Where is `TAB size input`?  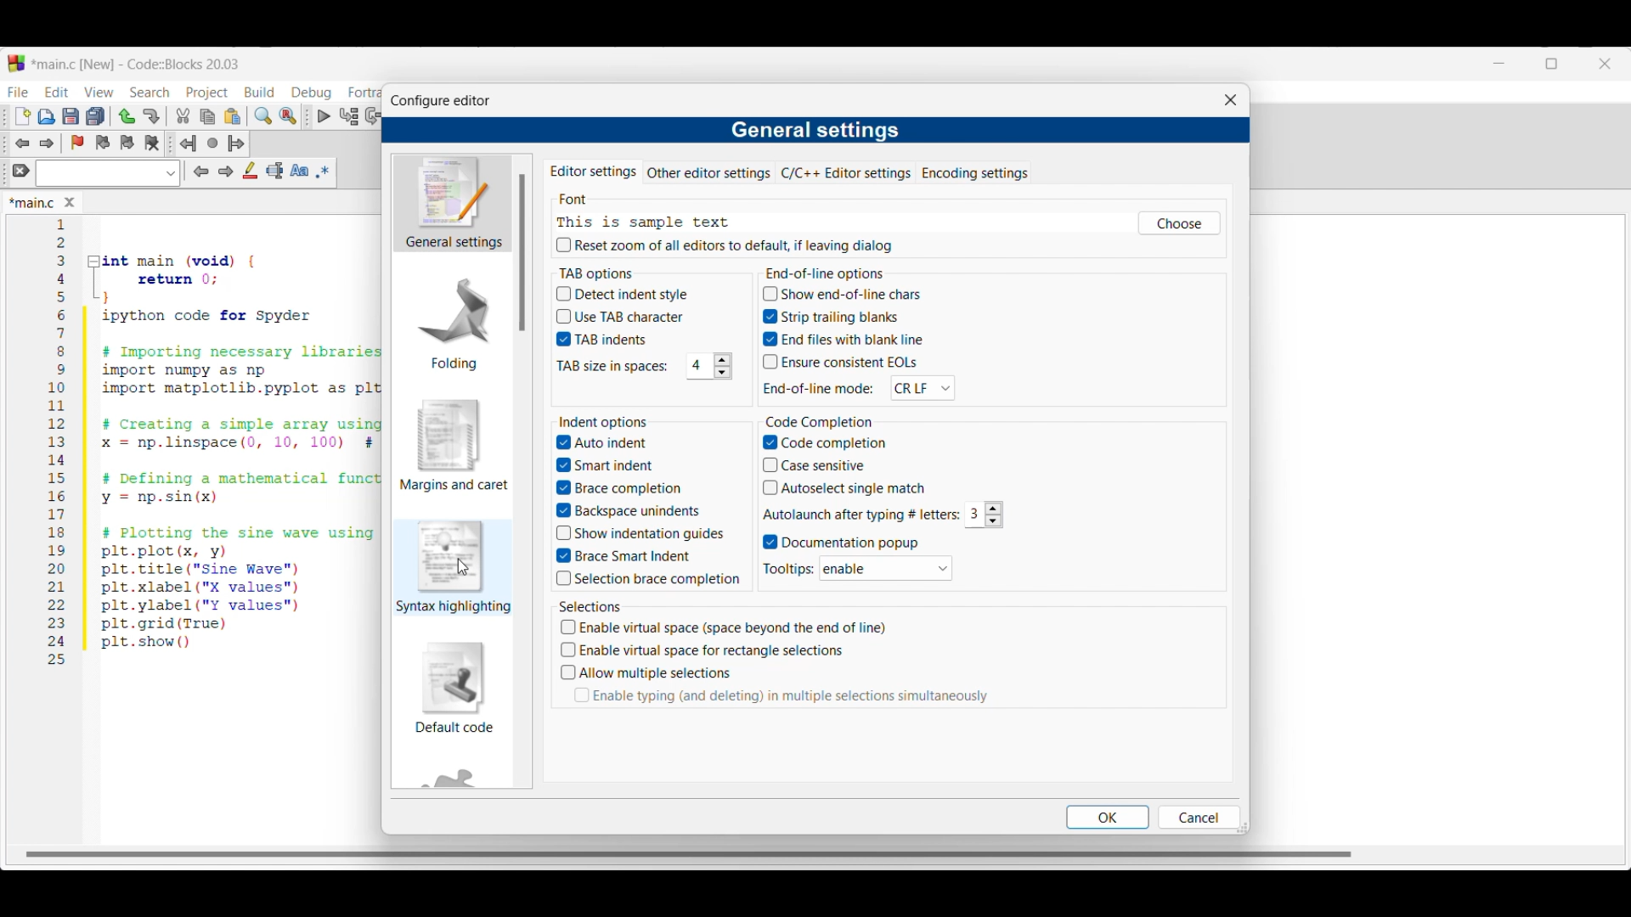 TAB size input is located at coordinates (698, 365).